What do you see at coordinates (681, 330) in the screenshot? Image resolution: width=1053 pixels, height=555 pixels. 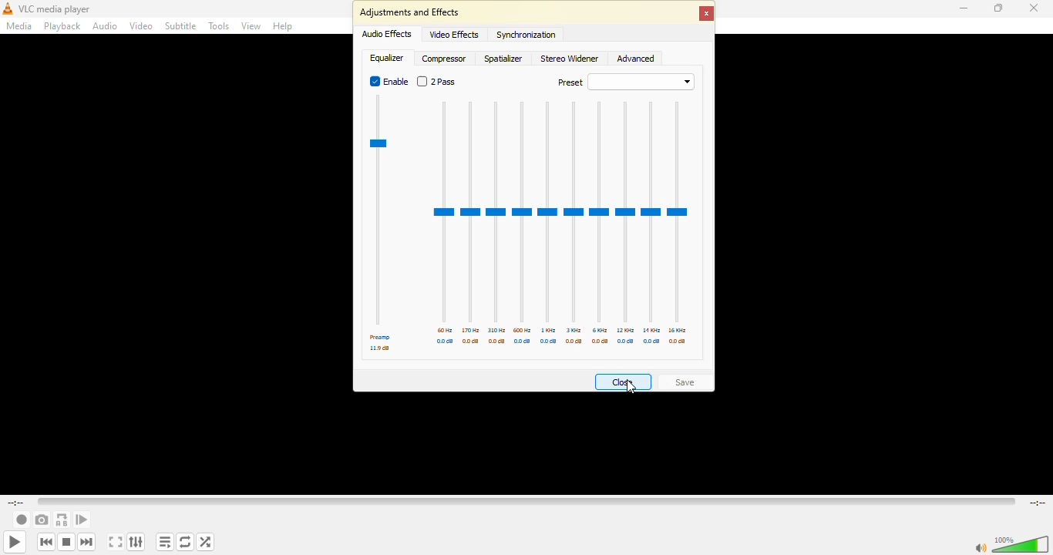 I see `16 khz` at bounding box center [681, 330].